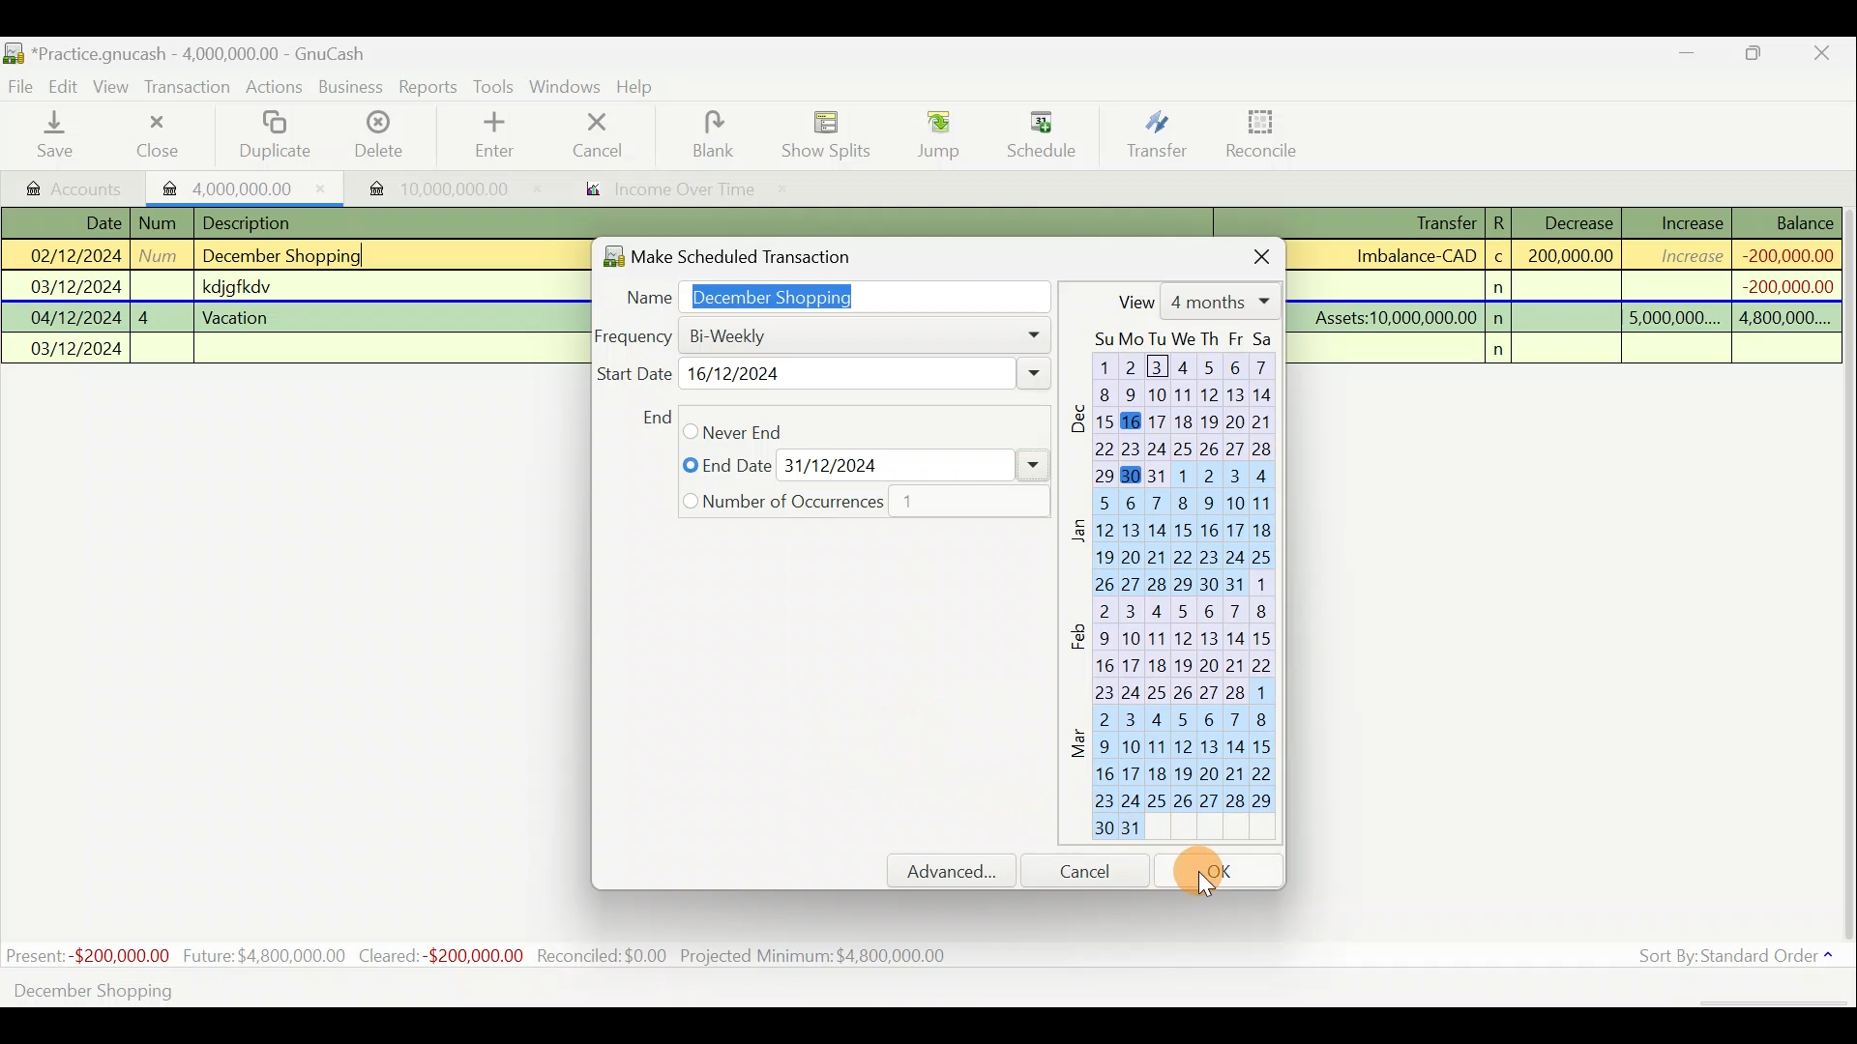 The height and width of the screenshot is (1044, 1857). Describe the element at coordinates (1040, 127) in the screenshot. I see `Cursor` at that location.